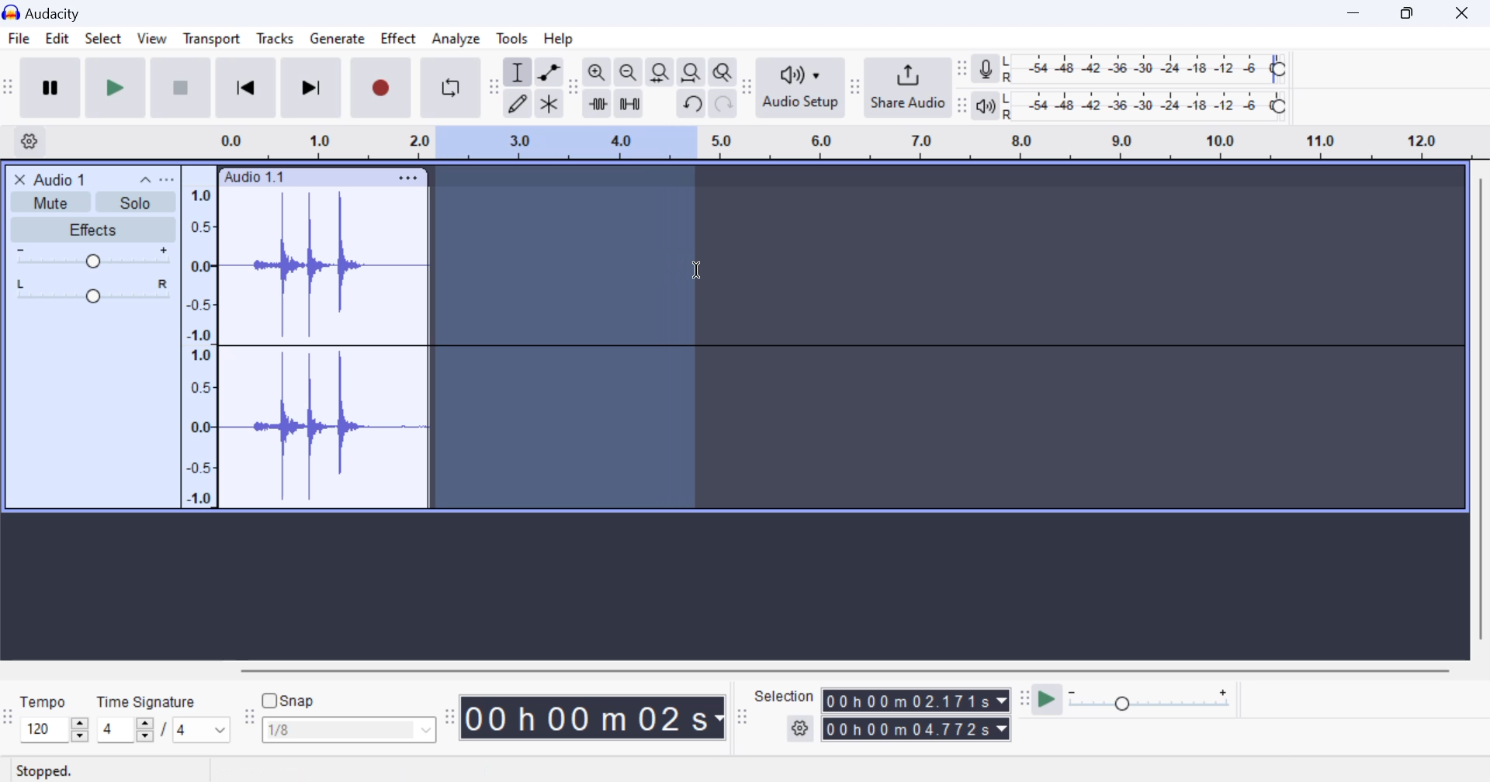 The image size is (1490, 782). Describe the element at coordinates (785, 696) in the screenshot. I see `Selection` at that location.